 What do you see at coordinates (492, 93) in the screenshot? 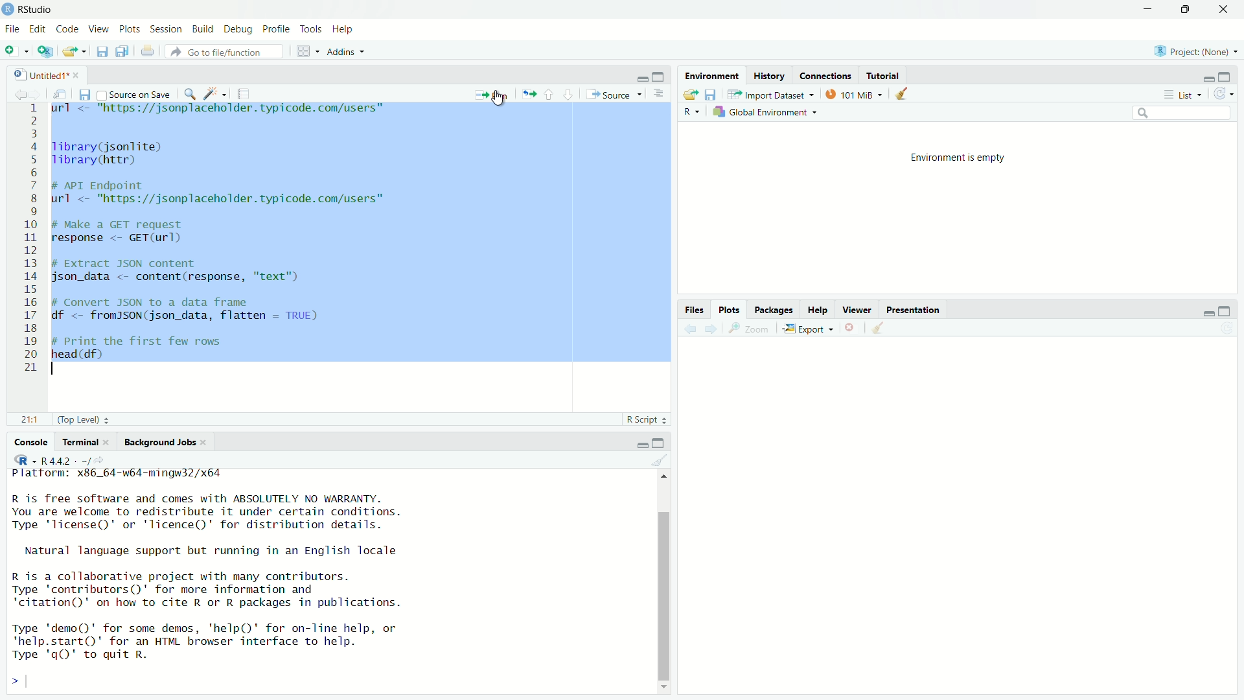
I see `Run` at bounding box center [492, 93].